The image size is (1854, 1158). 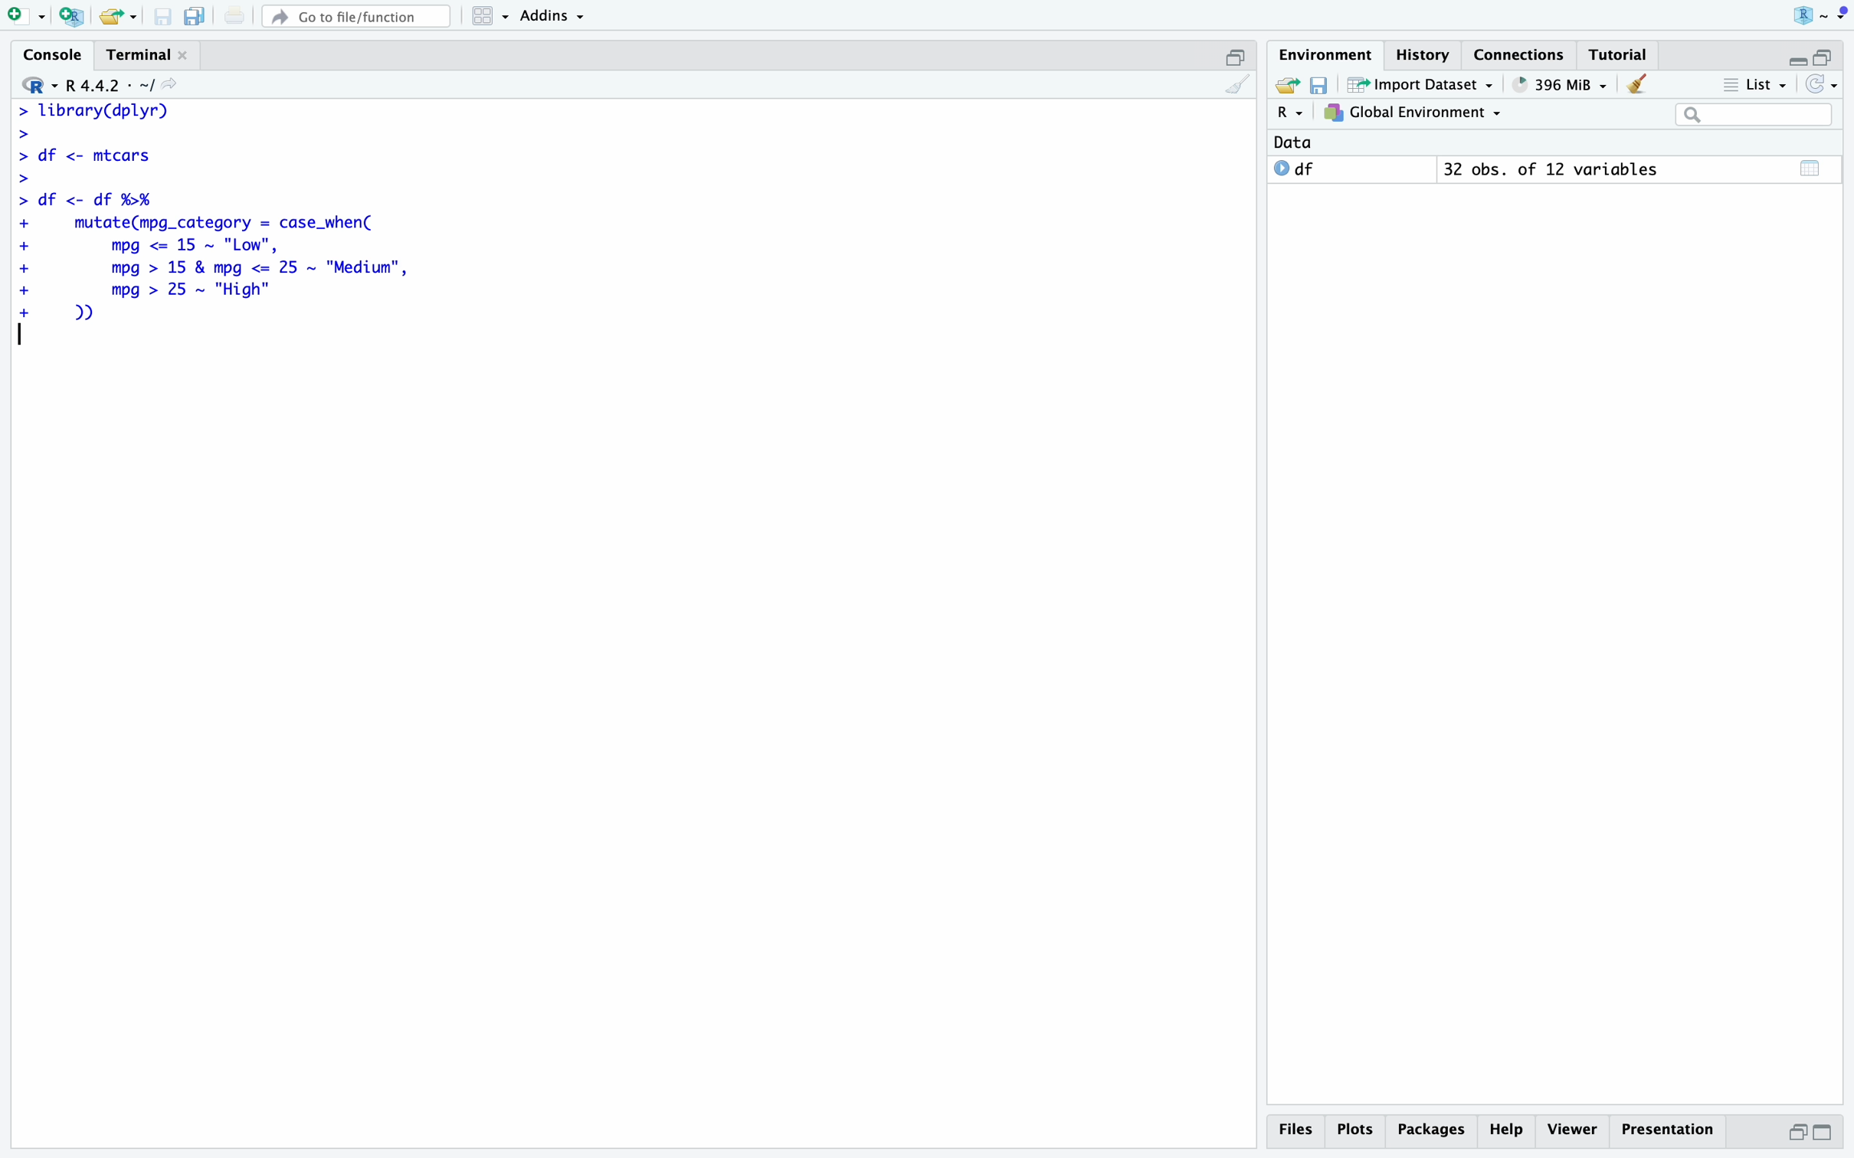 I want to click on add R file, so click(x=72, y=16).